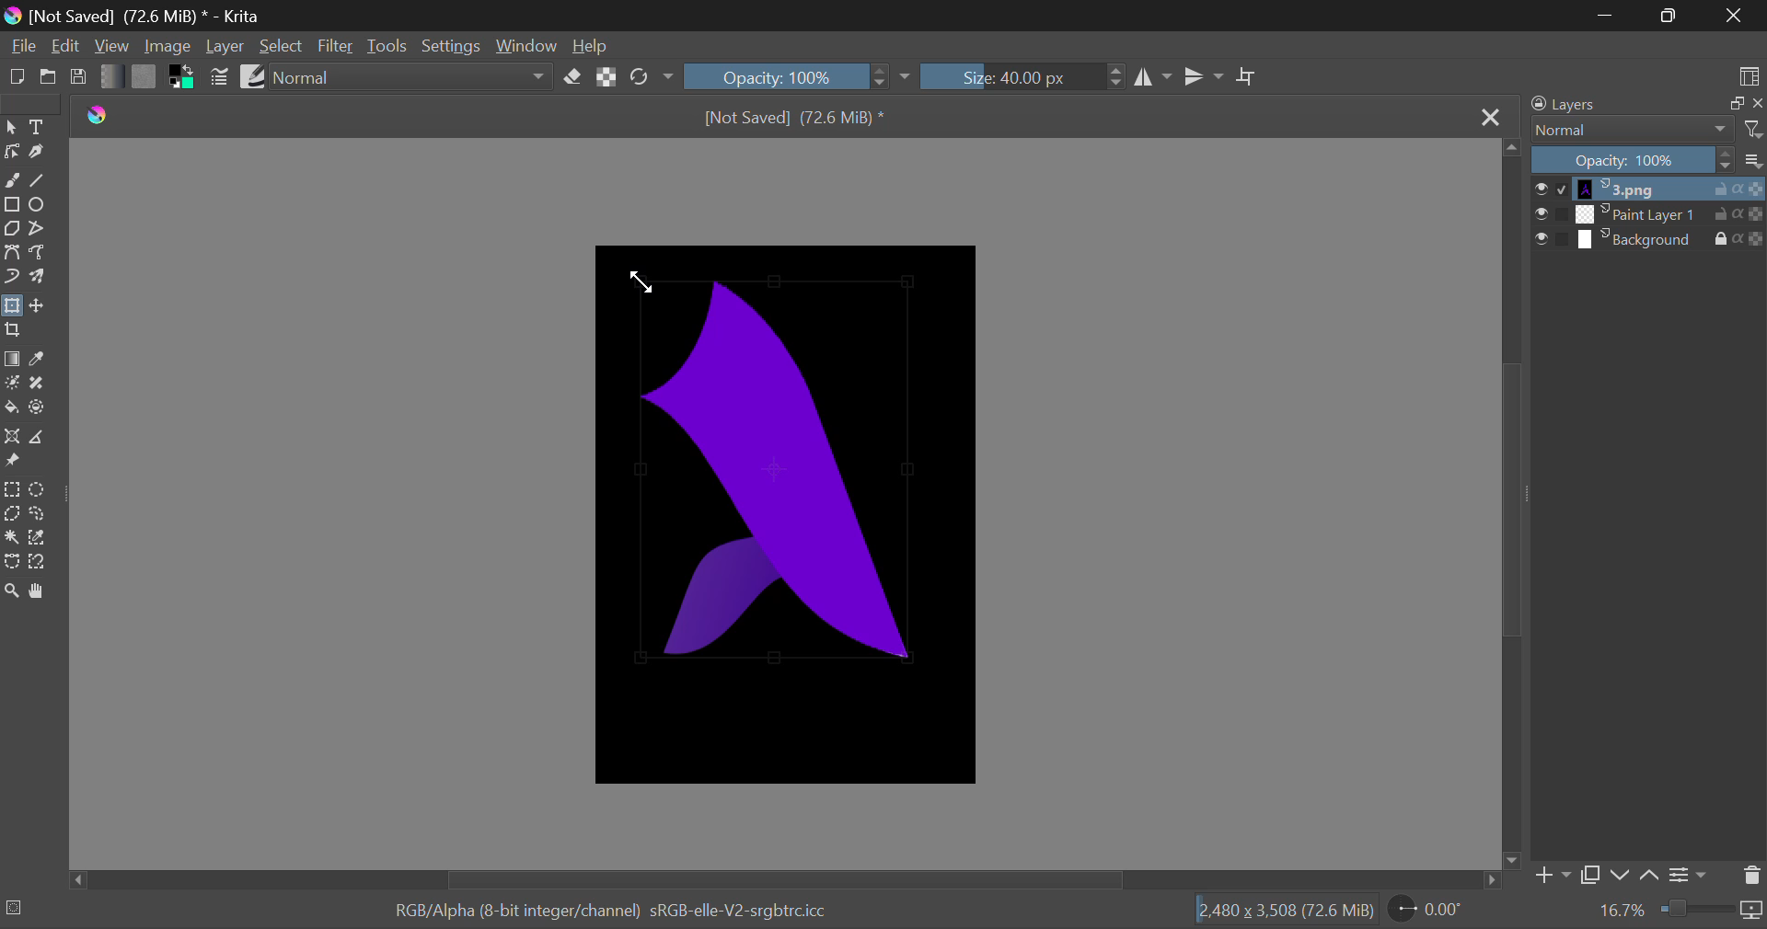 The image size is (1767, 929). What do you see at coordinates (42, 410) in the screenshot?
I see `Enclose and Fill` at bounding box center [42, 410].